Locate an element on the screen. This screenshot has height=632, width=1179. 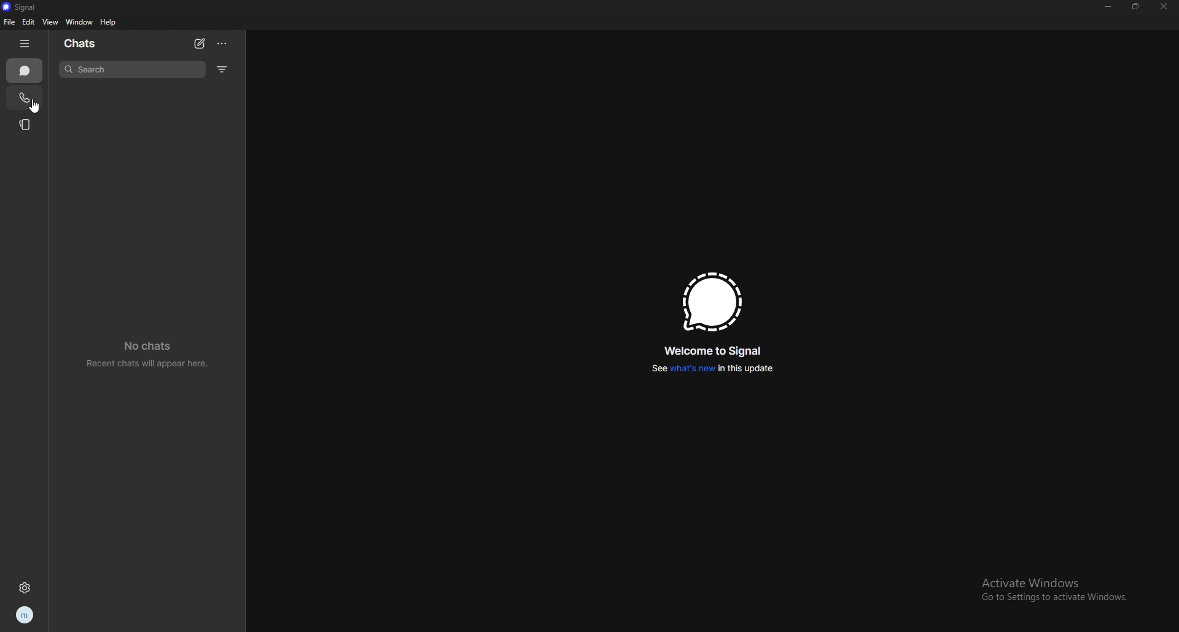
welcome to signal is located at coordinates (715, 350).